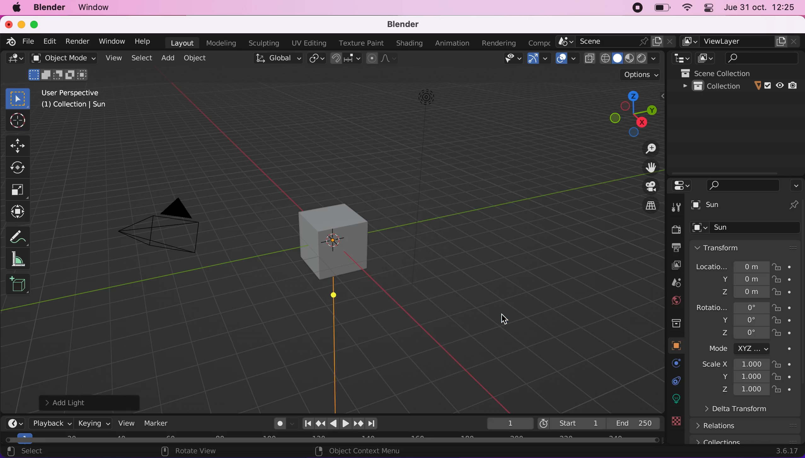 The height and width of the screenshot is (458, 805). Describe the element at coordinates (450, 43) in the screenshot. I see `animation` at that location.